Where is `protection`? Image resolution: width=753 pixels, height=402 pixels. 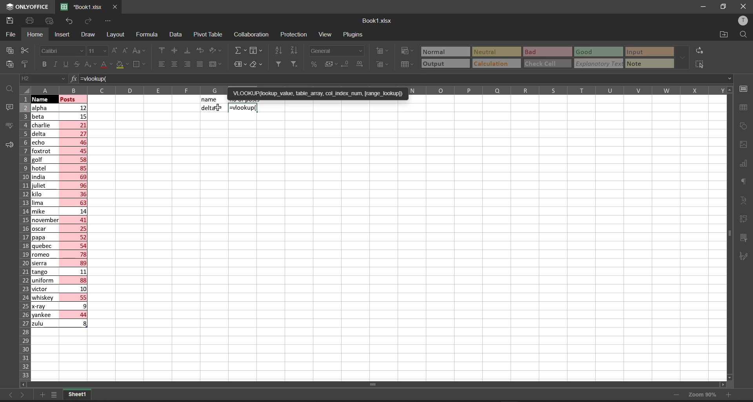 protection is located at coordinates (296, 34).